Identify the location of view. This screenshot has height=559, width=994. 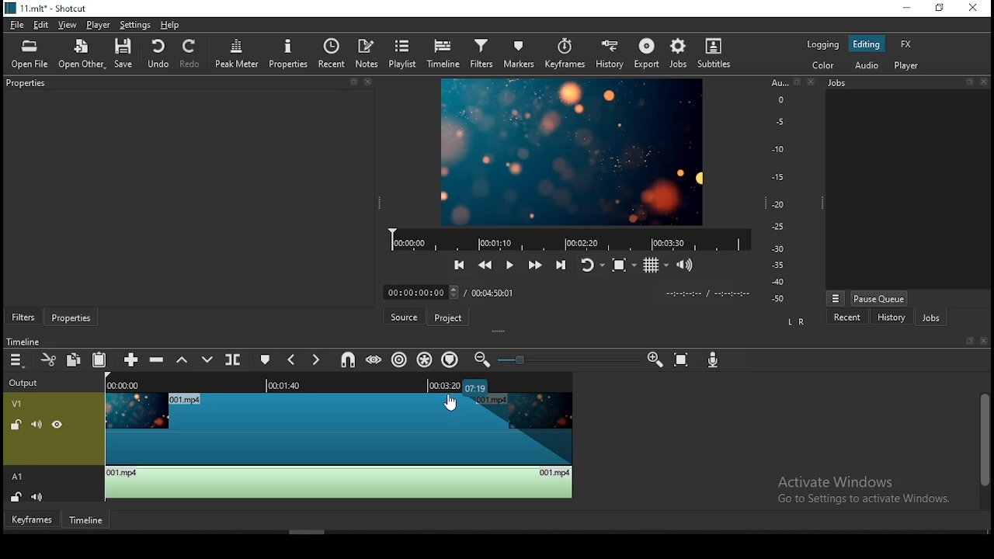
(70, 25).